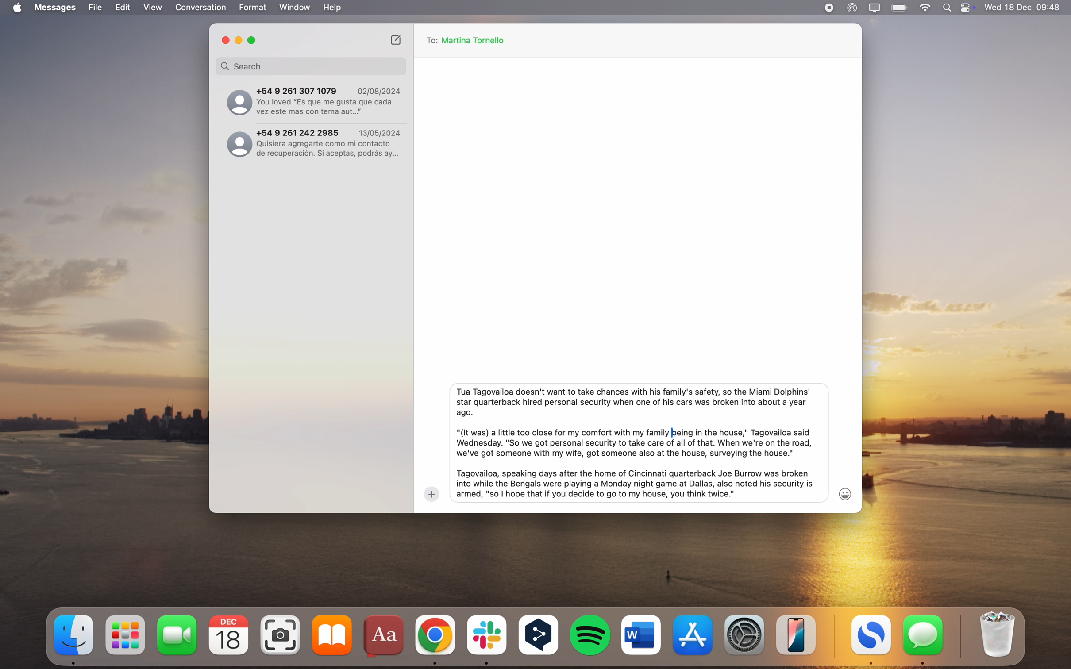 Image resolution: width=1071 pixels, height=669 pixels. Describe the element at coordinates (846, 494) in the screenshot. I see `emojis` at that location.